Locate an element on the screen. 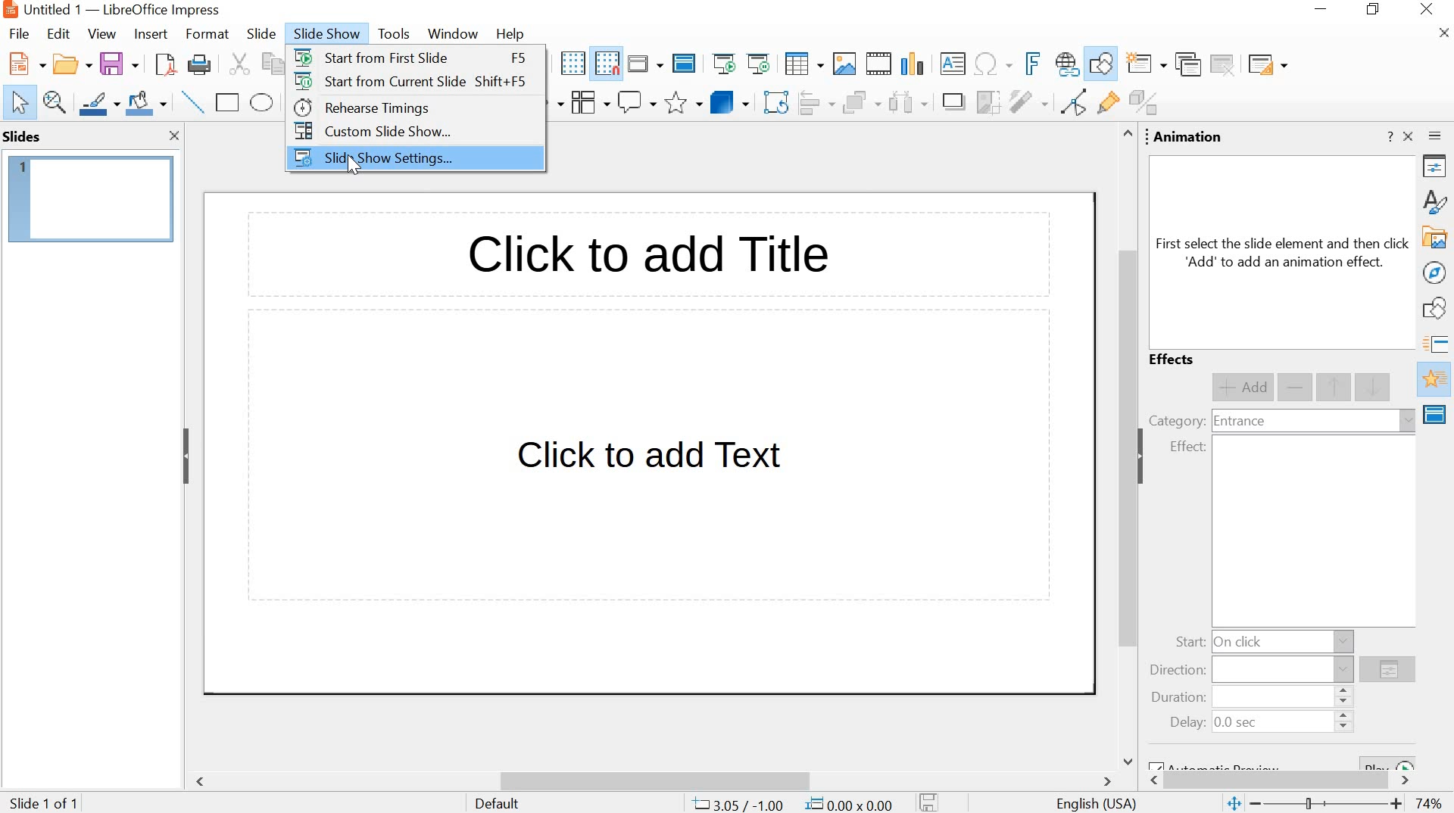  on click is located at coordinates (1241, 641).